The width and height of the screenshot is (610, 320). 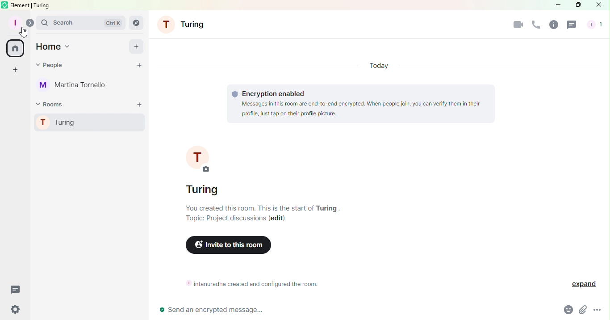 What do you see at coordinates (555, 4) in the screenshot?
I see `Minimize` at bounding box center [555, 4].